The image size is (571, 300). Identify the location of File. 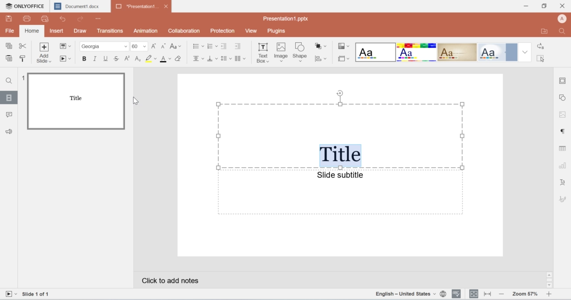
(9, 30).